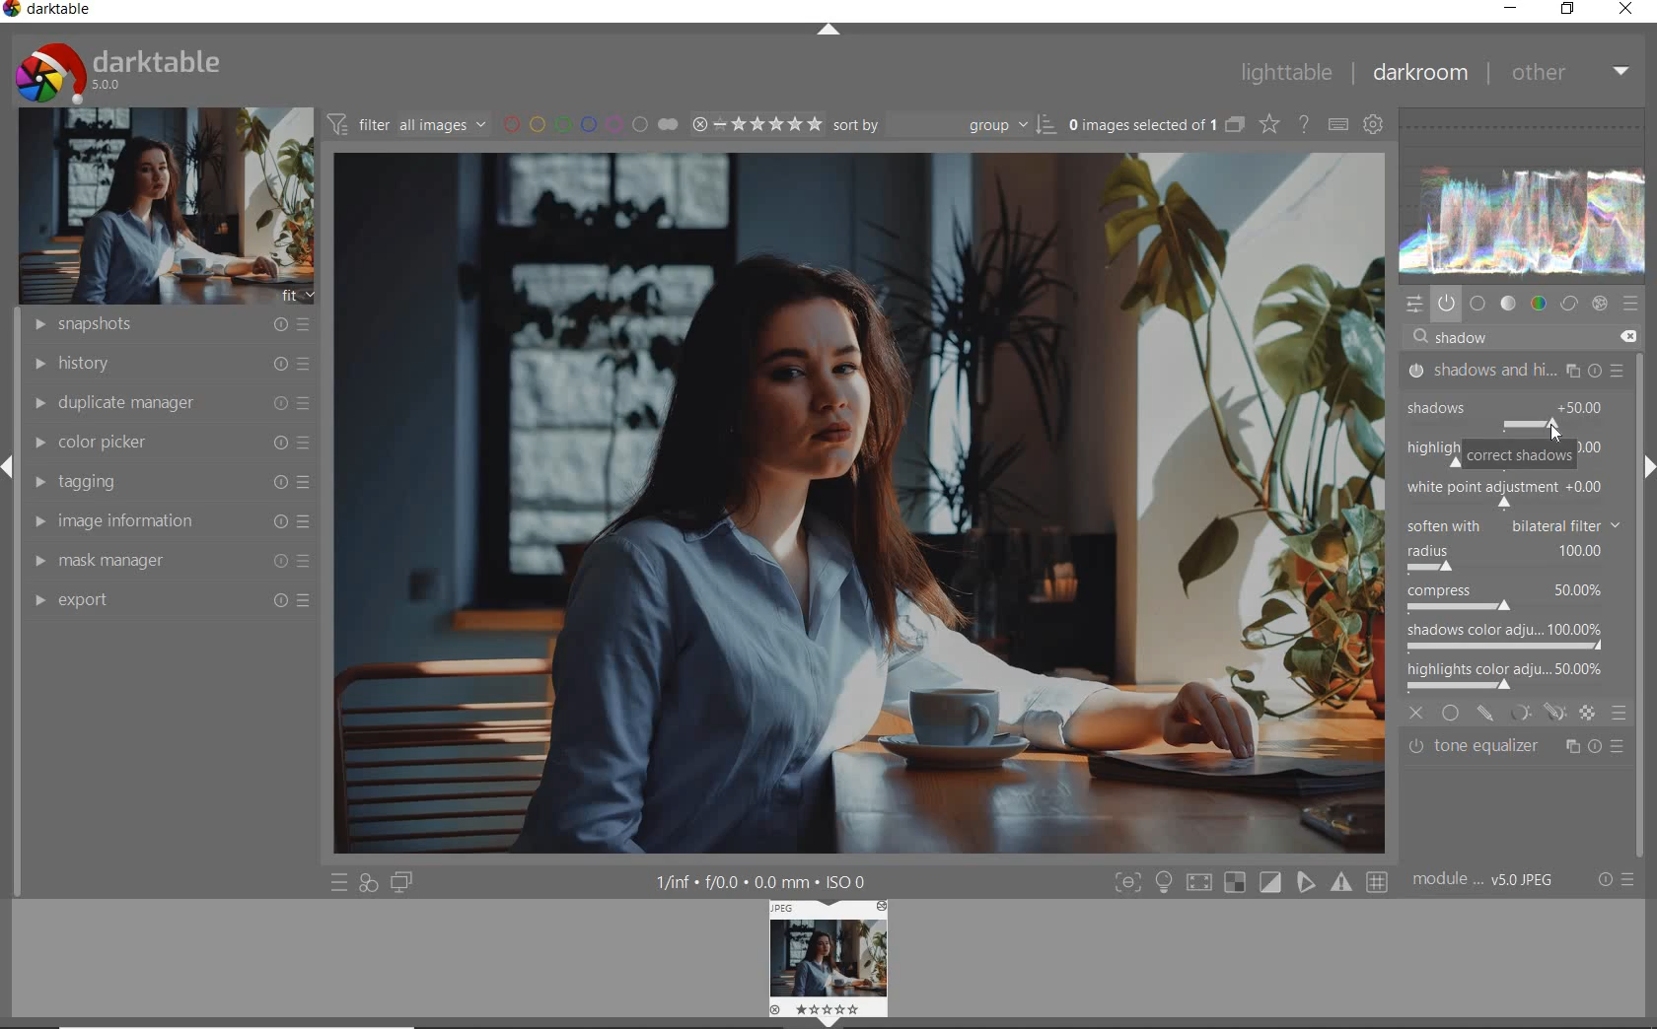 This screenshot has height=1029, width=1657. I want to click on filter by image color label, so click(589, 122).